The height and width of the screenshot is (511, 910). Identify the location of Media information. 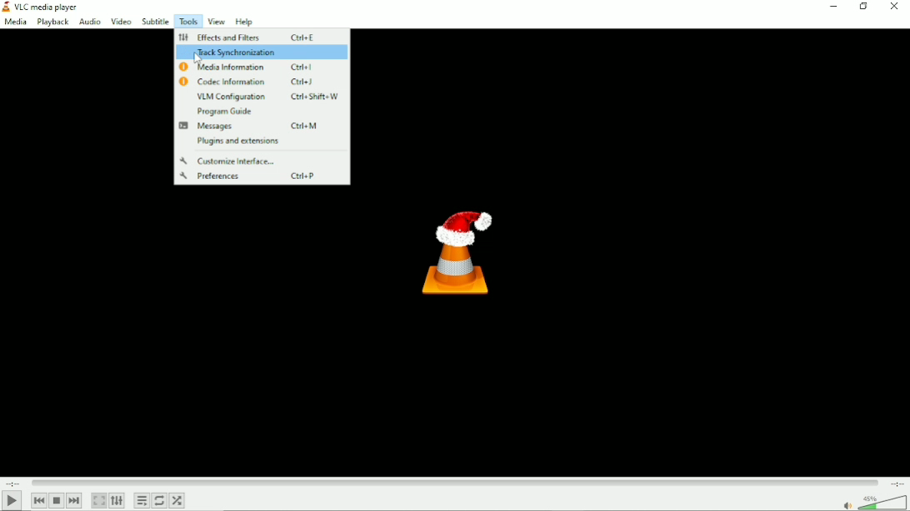
(262, 67).